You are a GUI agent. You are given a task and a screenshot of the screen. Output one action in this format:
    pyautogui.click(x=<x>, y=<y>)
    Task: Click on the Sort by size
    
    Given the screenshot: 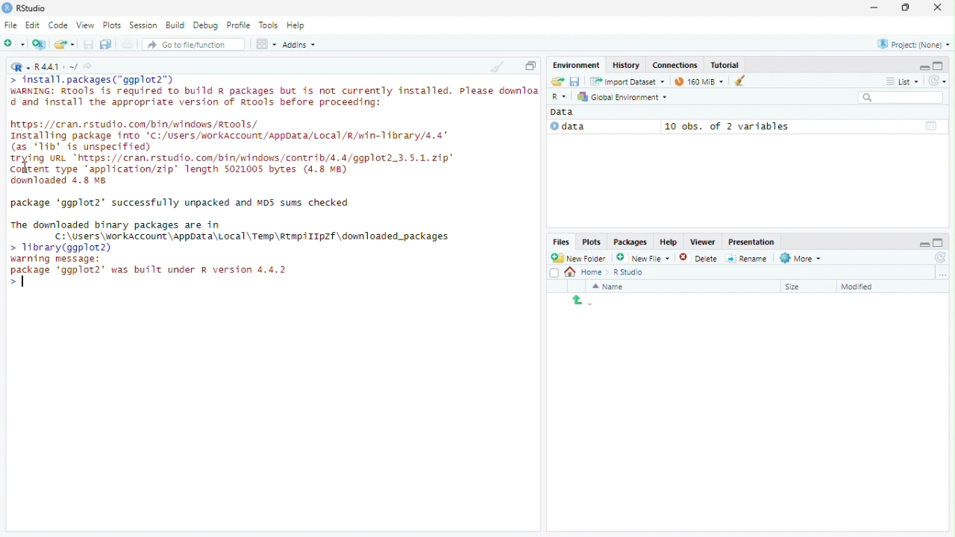 What is the action you would take?
    pyautogui.click(x=804, y=286)
    